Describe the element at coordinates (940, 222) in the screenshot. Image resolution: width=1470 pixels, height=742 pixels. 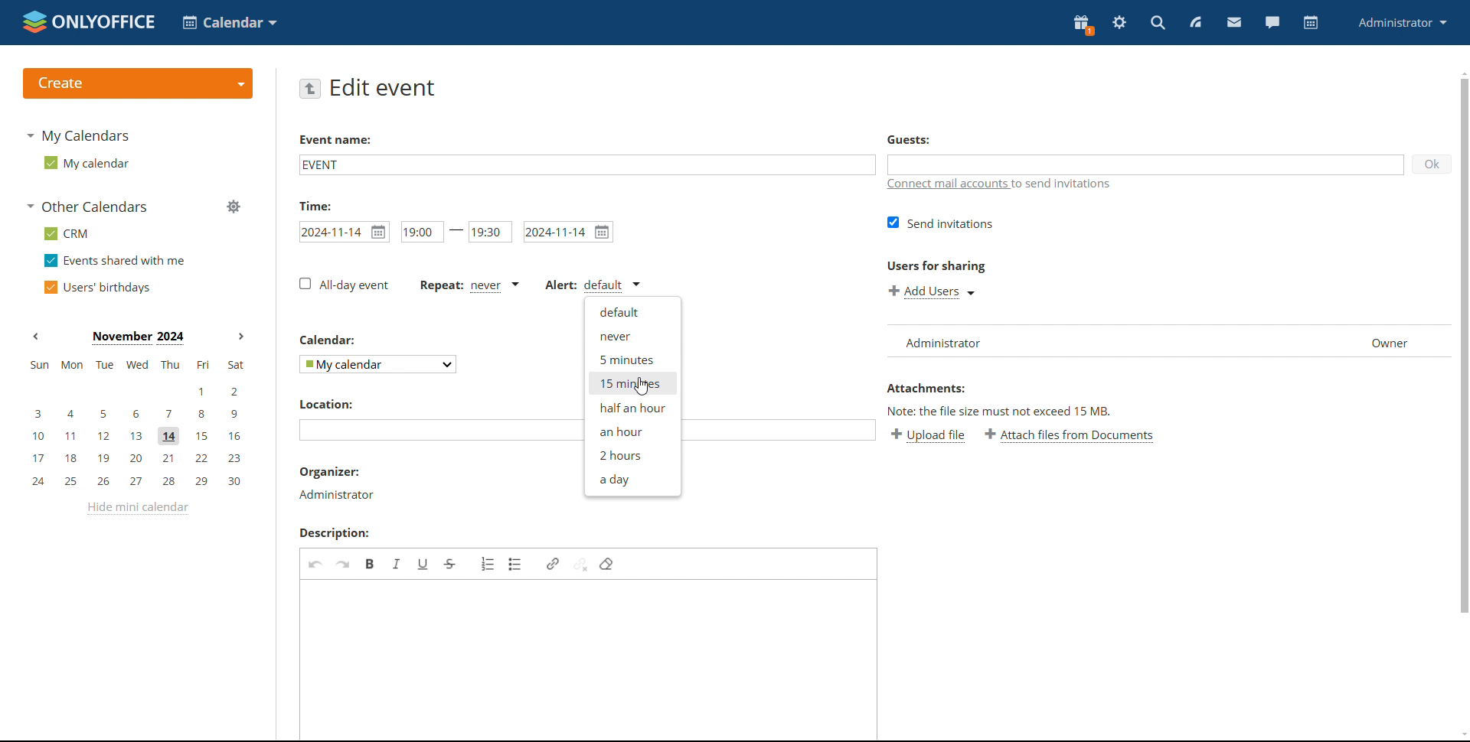
I see `send invitations` at that location.